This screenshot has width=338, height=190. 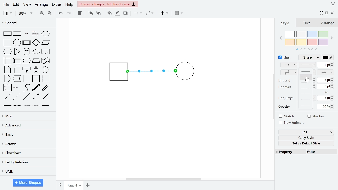 What do you see at coordinates (333, 13) in the screenshot?
I see `collapse` at bounding box center [333, 13].